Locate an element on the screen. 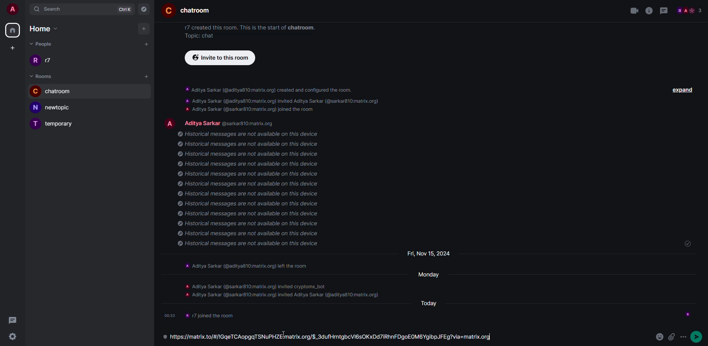  @ Historical messages are not available on this device
© Historical messages are not available on this device
© Historical messages are not available on this device
© Historical messages are not available on this device
© Historical messages are not available on this device
© Historical messages are not available on this device
© Historical messages are not available on this device
© Historical messages are not available on this device
© Historical messages are not available on this device
© Historical messages are not available on this device
© Historical messages are not available on this device
© Historical messages are not available on this device is located at coordinates (254, 191).